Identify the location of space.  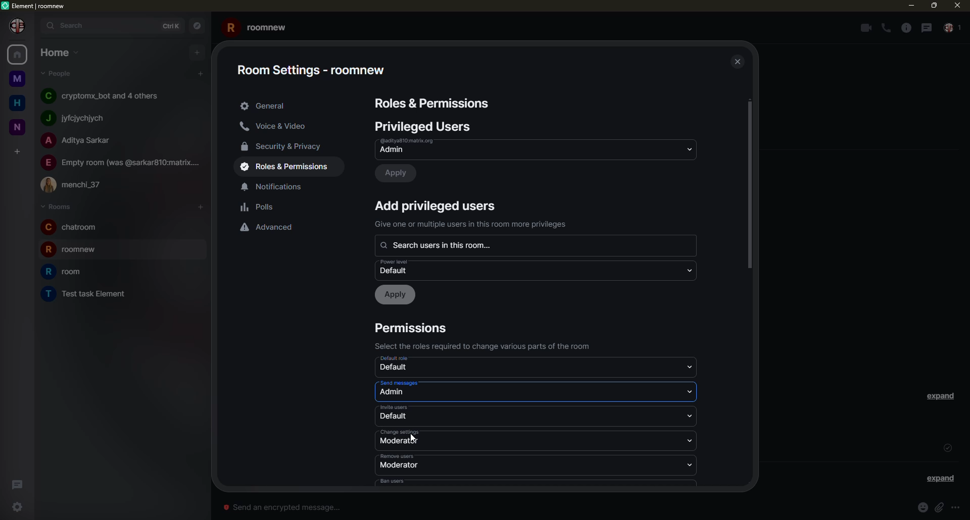
(17, 77).